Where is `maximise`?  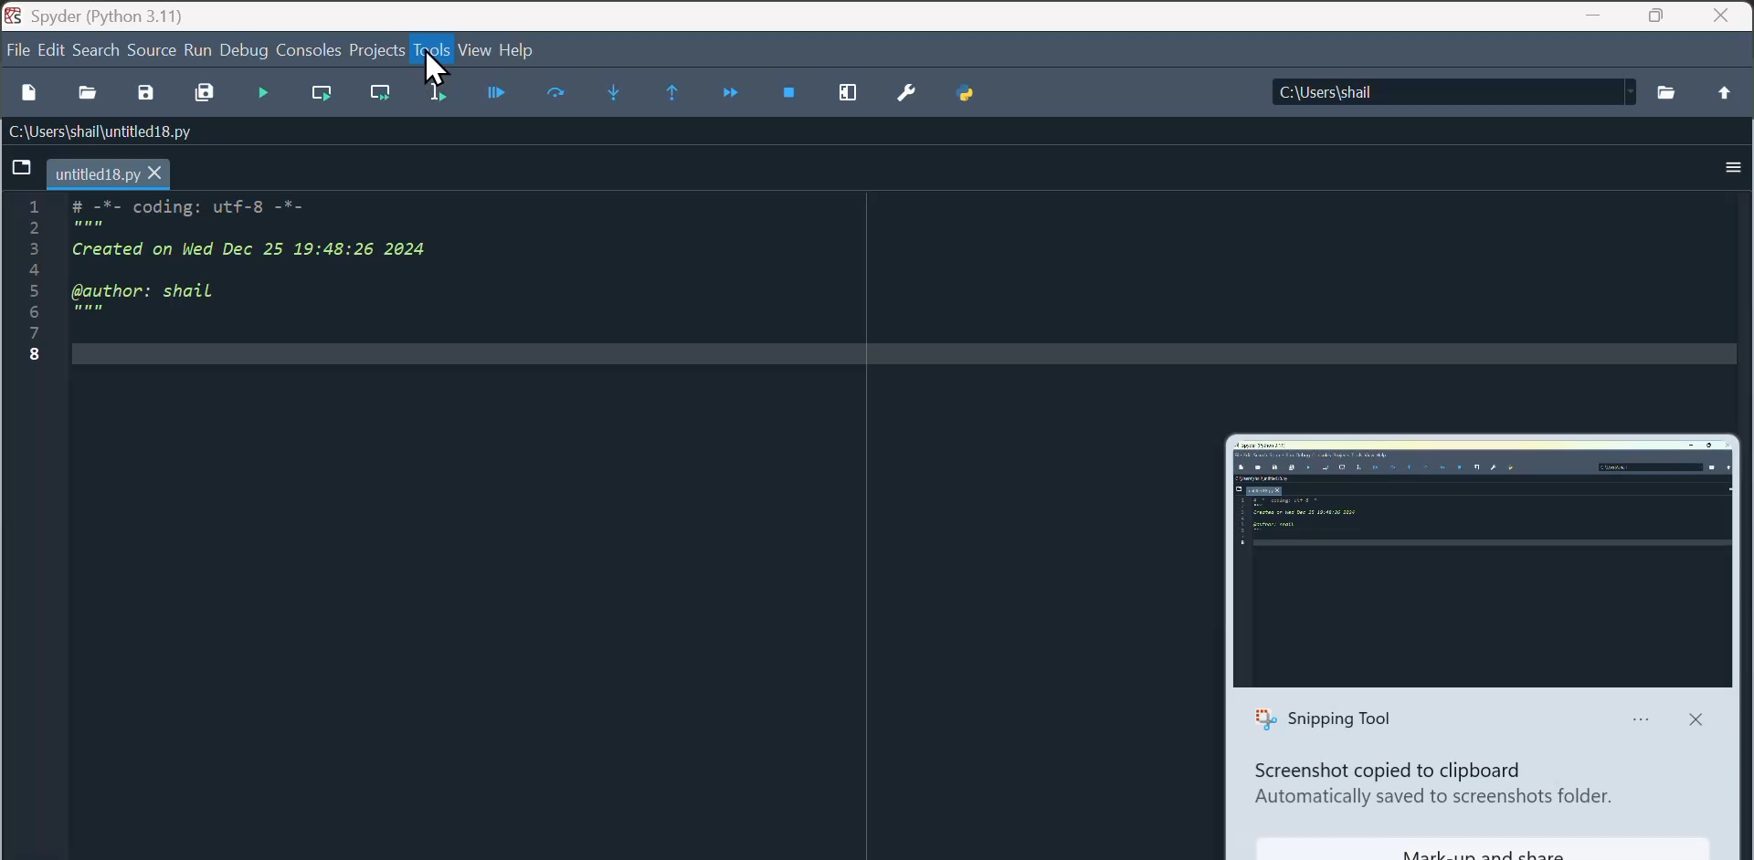 maximise is located at coordinates (1660, 16).